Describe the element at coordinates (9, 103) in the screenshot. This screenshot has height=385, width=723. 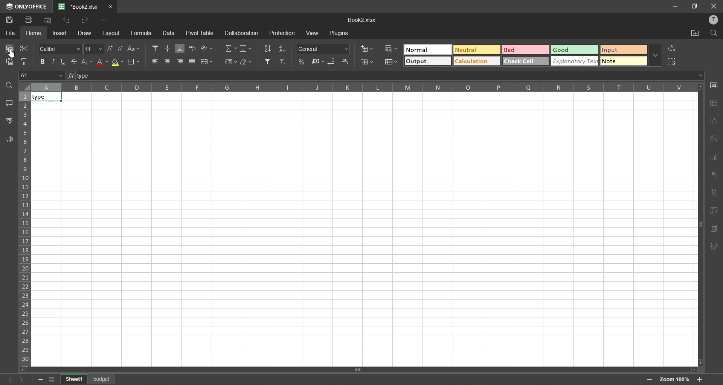
I see `comments` at that location.